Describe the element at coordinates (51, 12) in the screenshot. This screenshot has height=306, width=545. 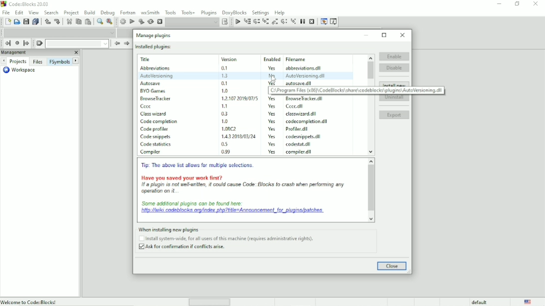
I see `Search` at that location.